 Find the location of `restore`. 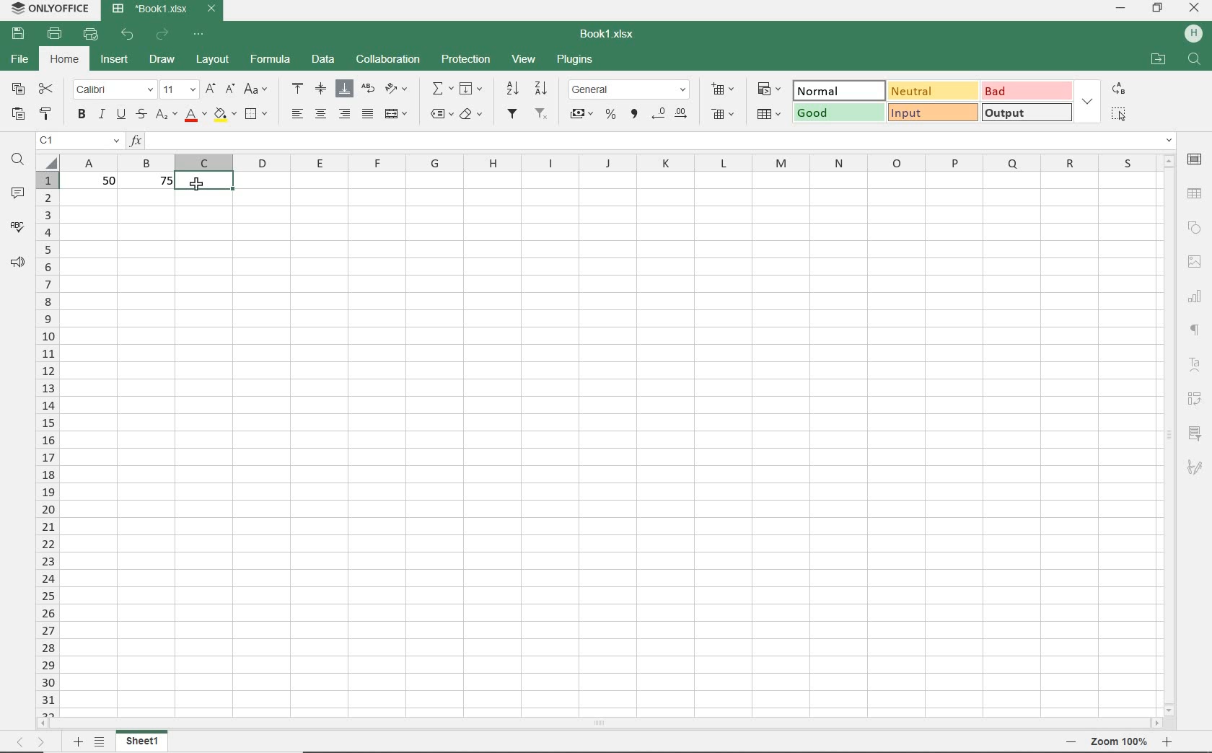

restore is located at coordinates (1158, 9).